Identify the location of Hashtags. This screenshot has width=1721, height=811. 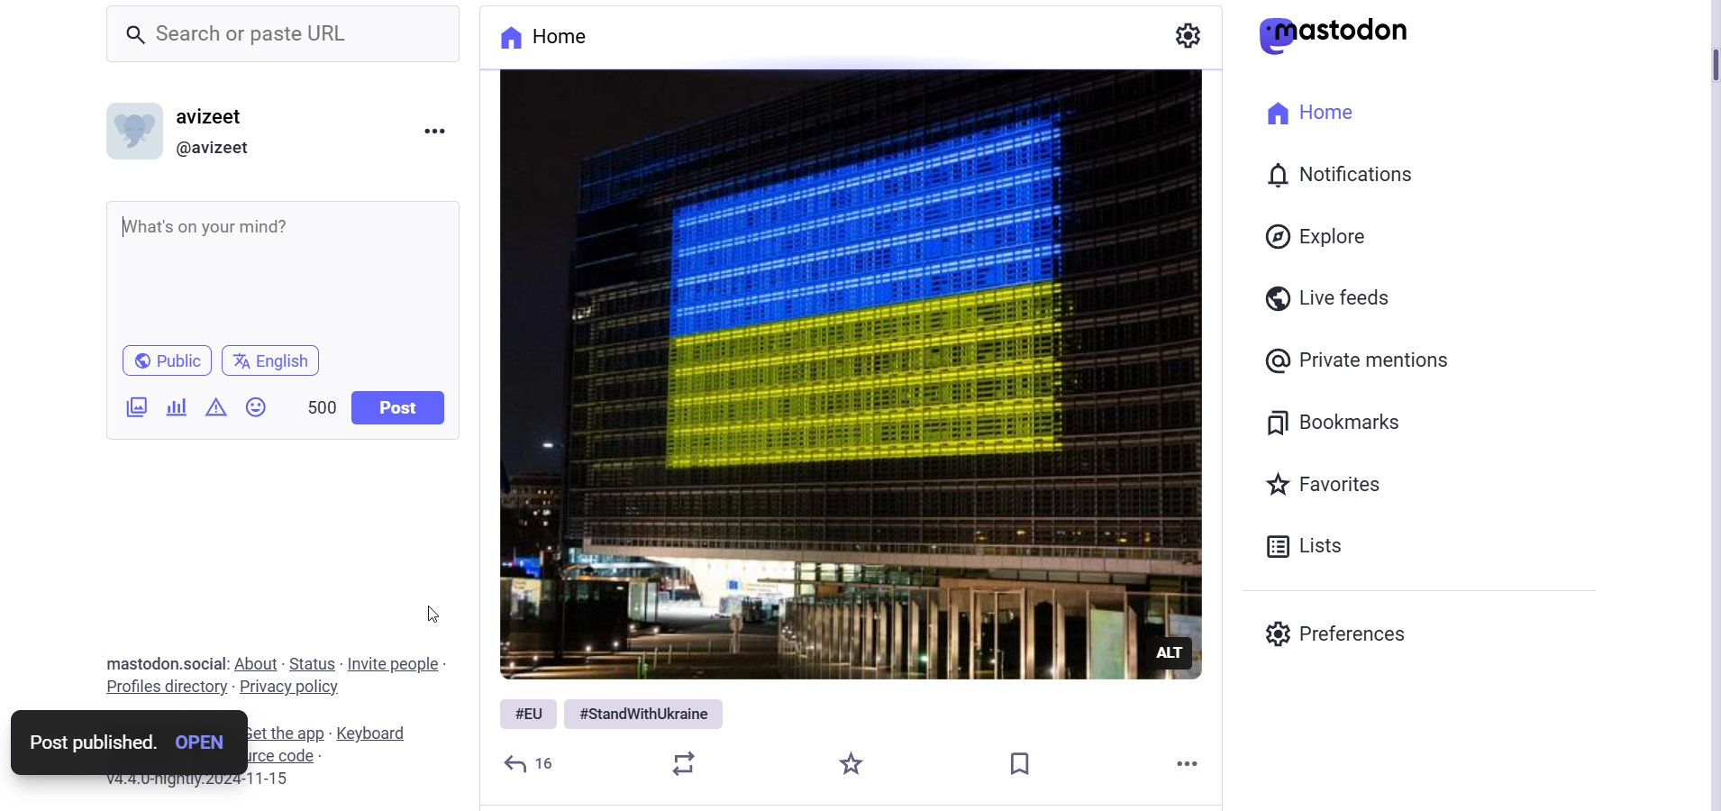
(614, 713).